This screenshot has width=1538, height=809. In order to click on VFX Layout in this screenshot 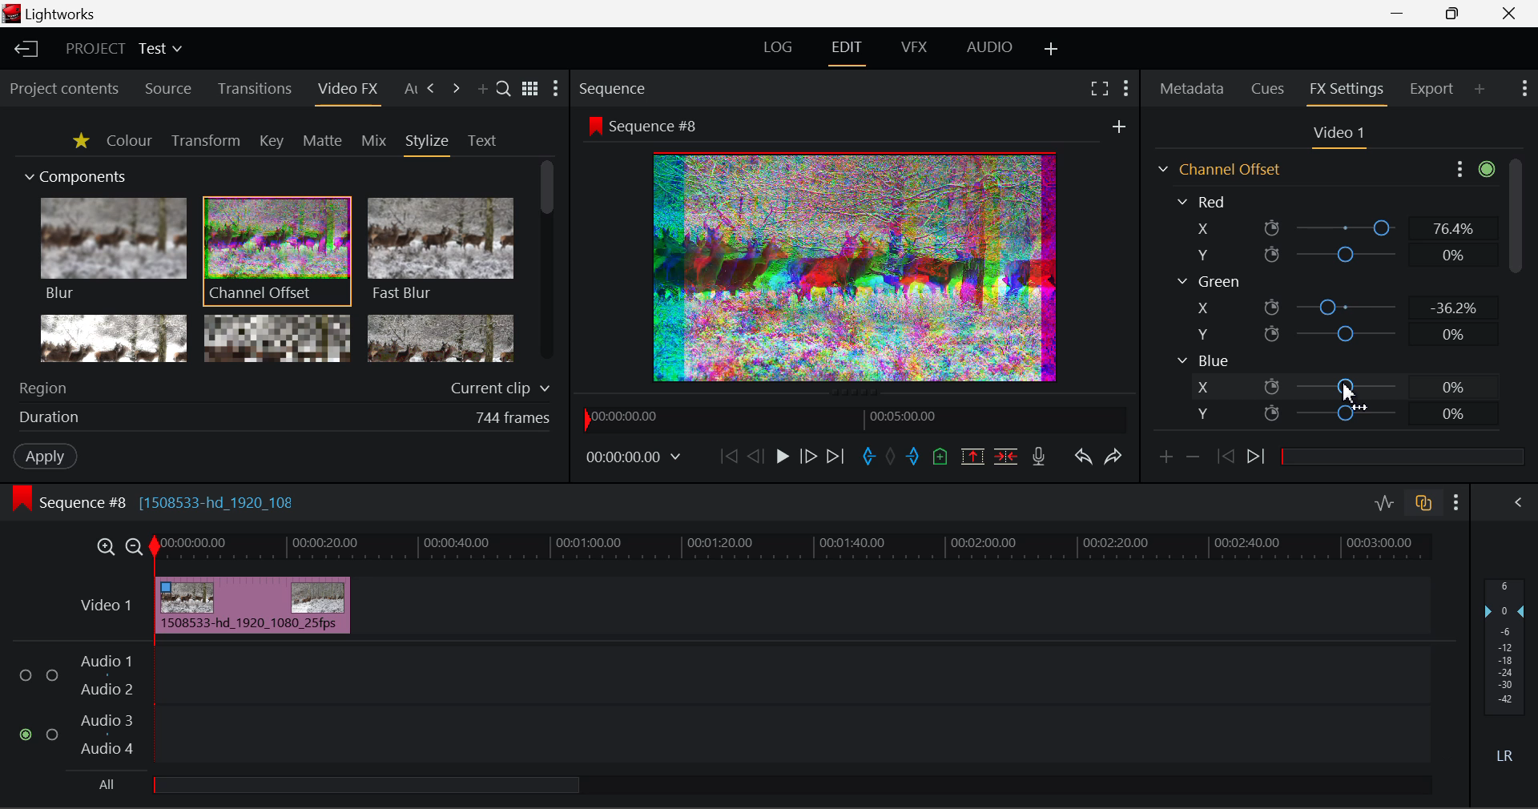, I will do `click(914, 51)`.